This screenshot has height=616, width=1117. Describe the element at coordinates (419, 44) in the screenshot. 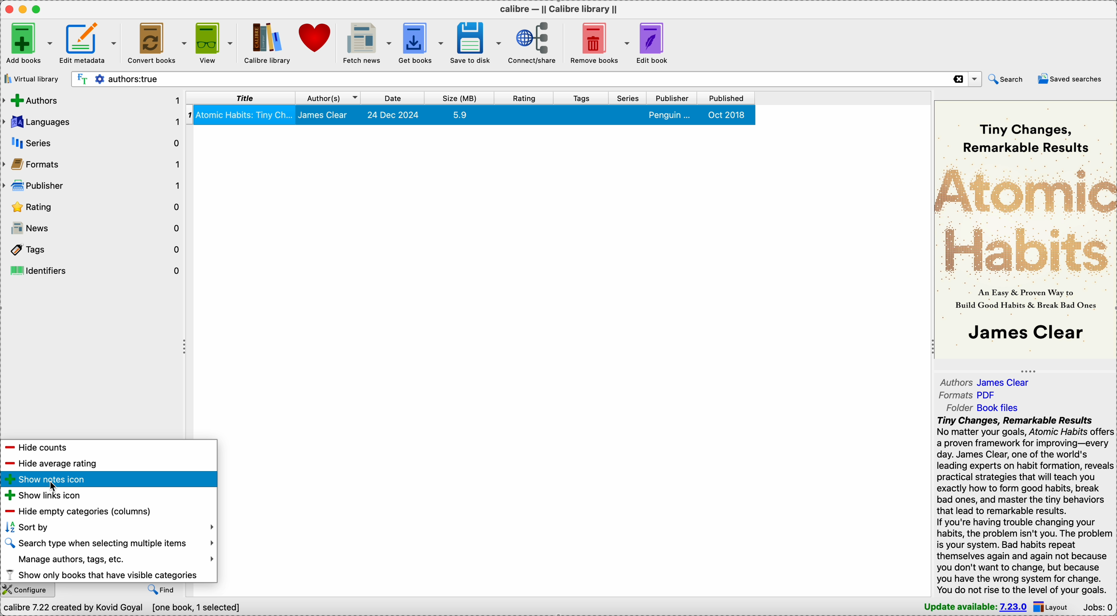

I see `get books` at that location.